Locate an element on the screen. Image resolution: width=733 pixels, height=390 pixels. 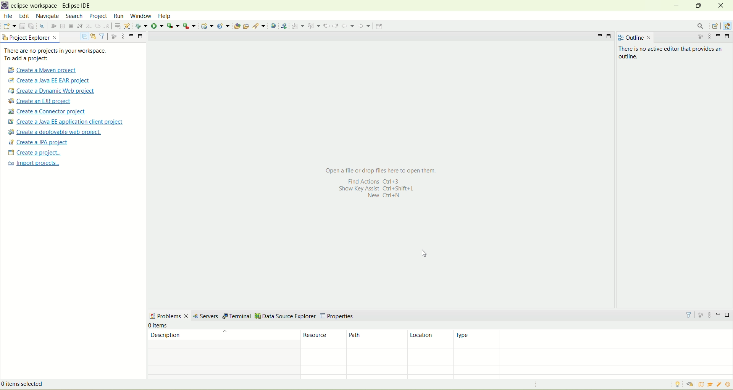
open perspective is located at coordinates (716, 26).